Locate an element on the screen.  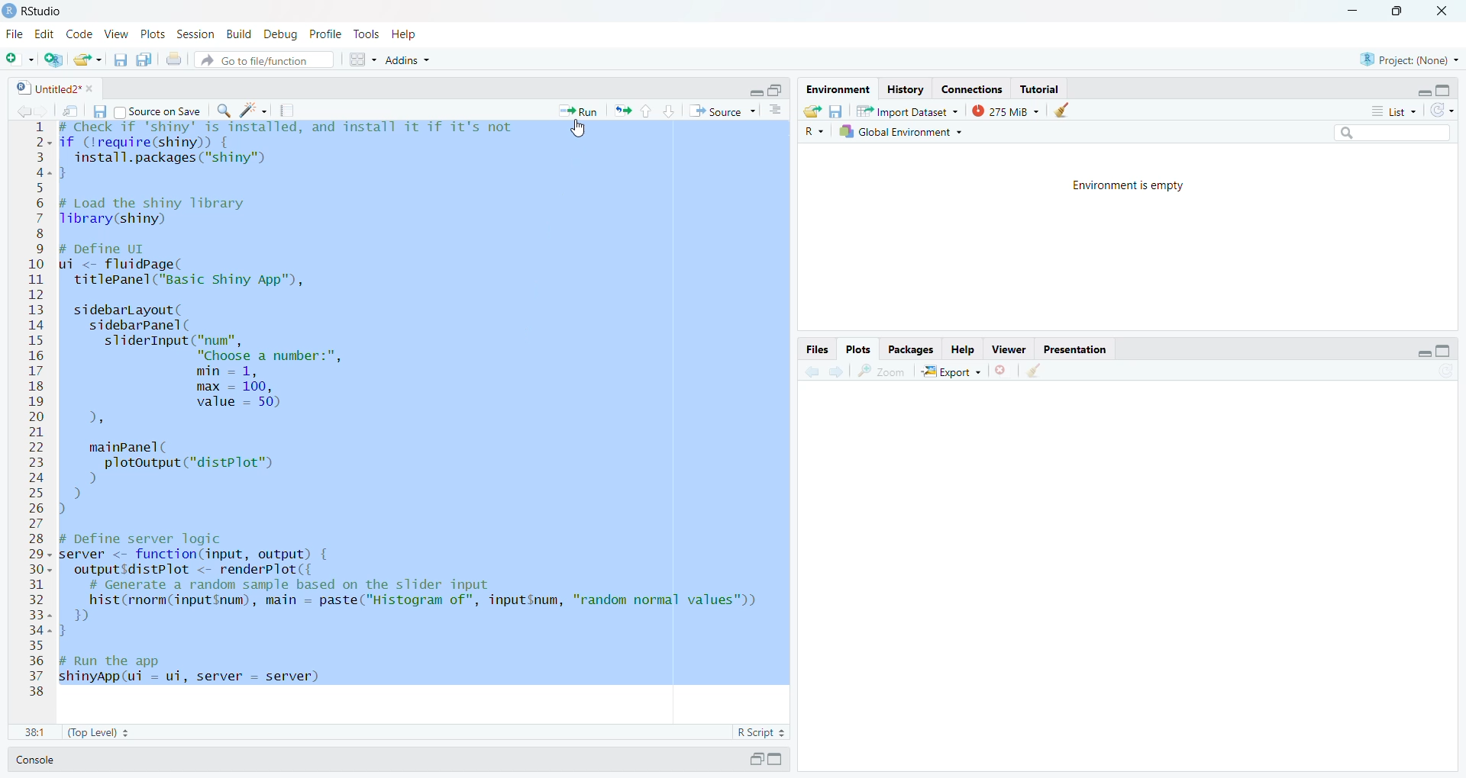
save is located at coordinates (121, 60).